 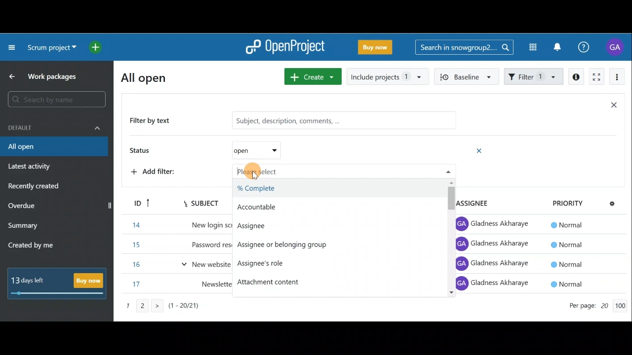 I want to click on Buy now, so click(x=61, y=284).